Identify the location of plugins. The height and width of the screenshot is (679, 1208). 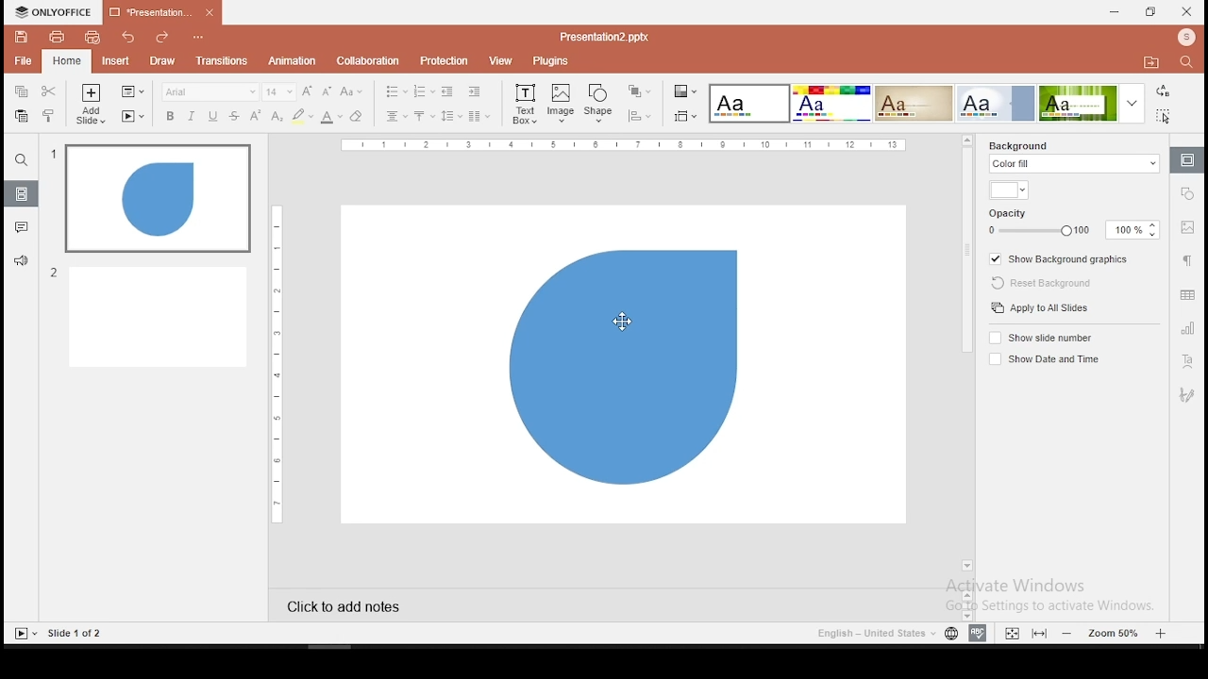
(551, 60).